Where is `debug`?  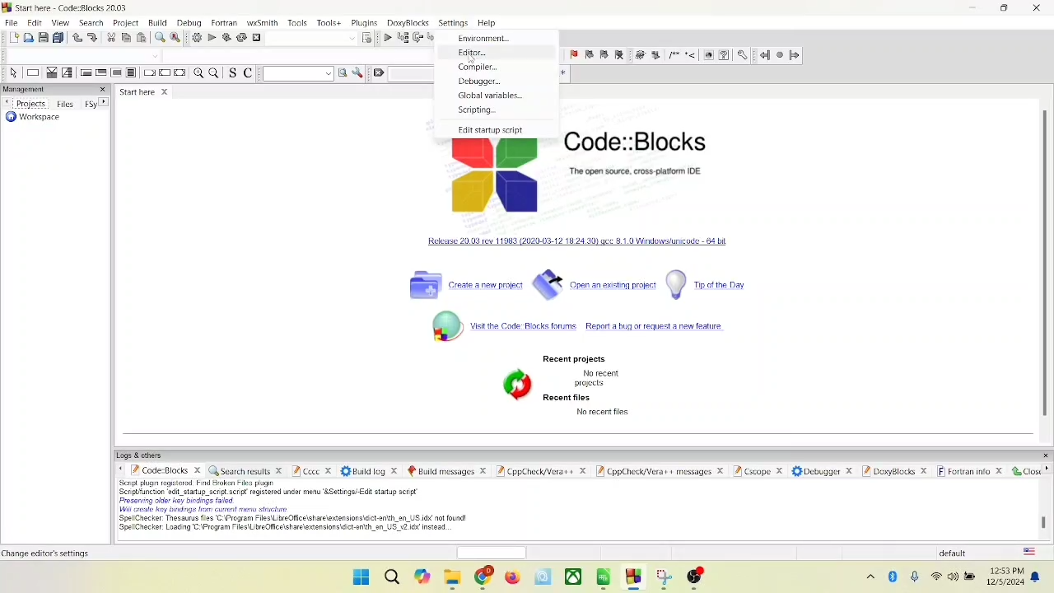 debug is located at coordinates (189, 21).